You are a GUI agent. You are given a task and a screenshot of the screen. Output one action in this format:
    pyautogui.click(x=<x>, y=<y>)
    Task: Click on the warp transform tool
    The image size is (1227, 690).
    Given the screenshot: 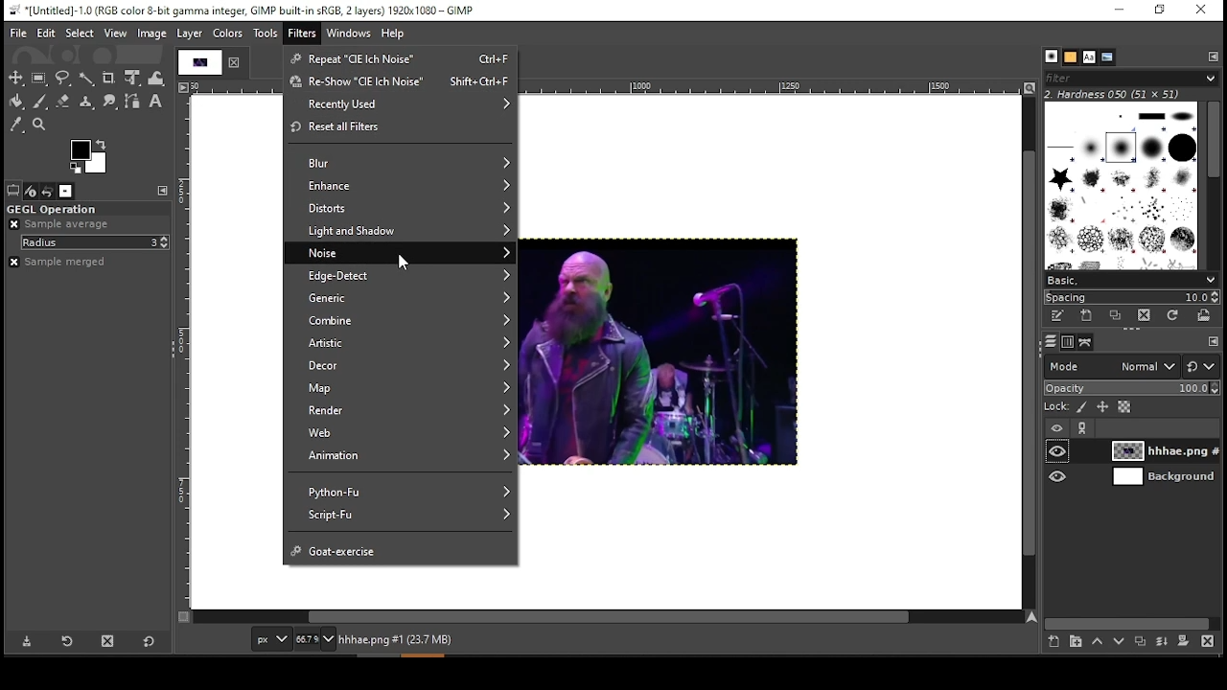 What is the action you would take?
    pyautogui.click(x=156, y=77)
    